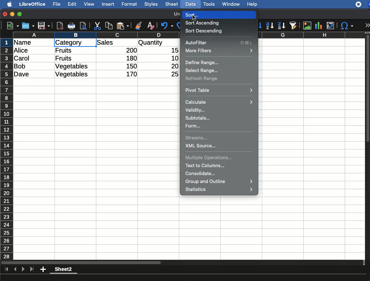 Image resolution: width=370 pixels, height=281 pixels. What do you see at coordinates (189, 15) in the screenshot?
I see `sort` at bounding box center [189, 15].